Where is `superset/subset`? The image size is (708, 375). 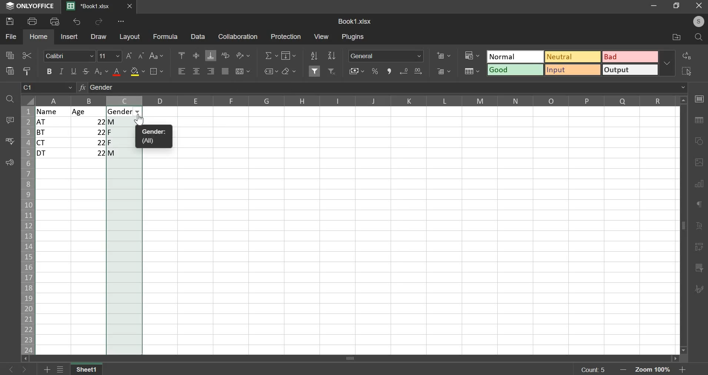
superset/subset is located at coordinates (101, 71).